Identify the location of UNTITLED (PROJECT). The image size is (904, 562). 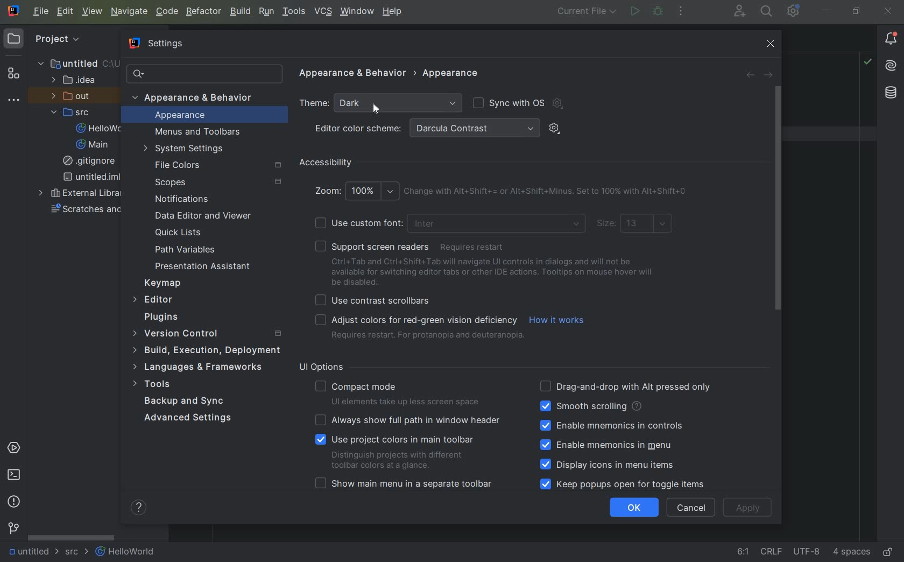
(73, 64).